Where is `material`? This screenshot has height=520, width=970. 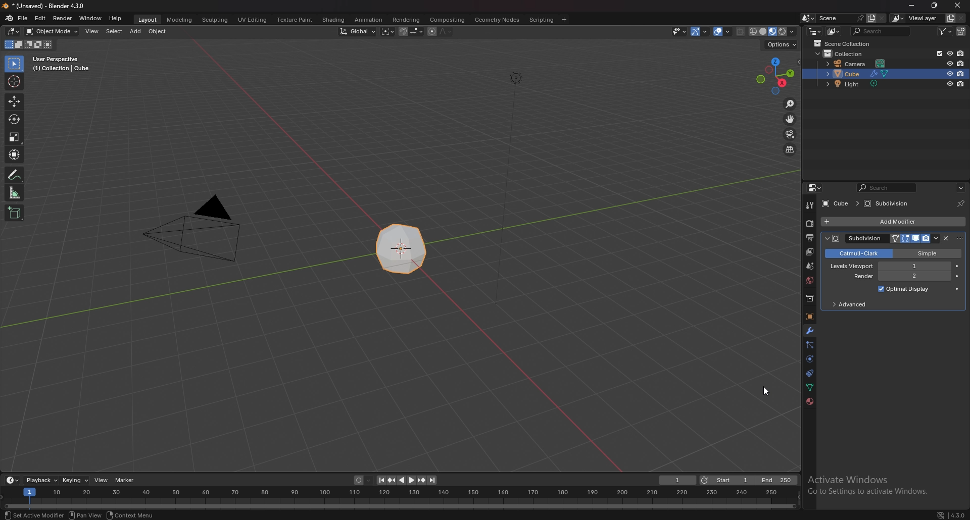
material is located at coordinates (810, 400).